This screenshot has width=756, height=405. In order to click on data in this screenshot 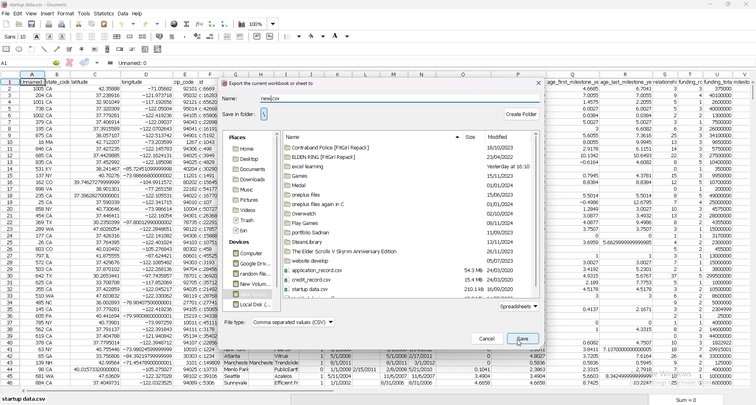, I will do `click(365, 365)`.